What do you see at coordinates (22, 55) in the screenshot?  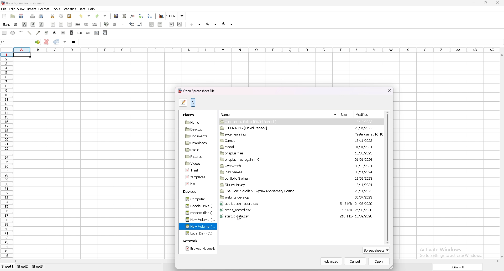 I see `selected cell` at bounding box center [22, 55].